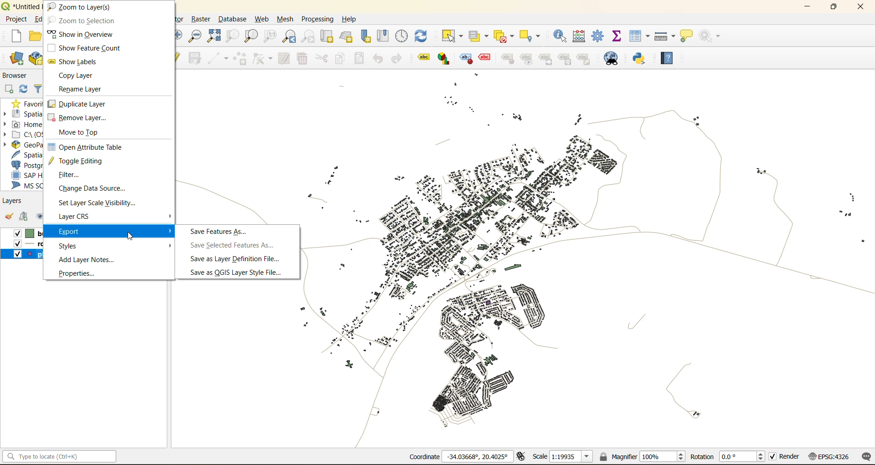 The height and width of the screenshot is (465, 875). What do you see at coordinates (522, 456) in the screenshot?
I see `toggle extents` at bounding box center [522, 456].